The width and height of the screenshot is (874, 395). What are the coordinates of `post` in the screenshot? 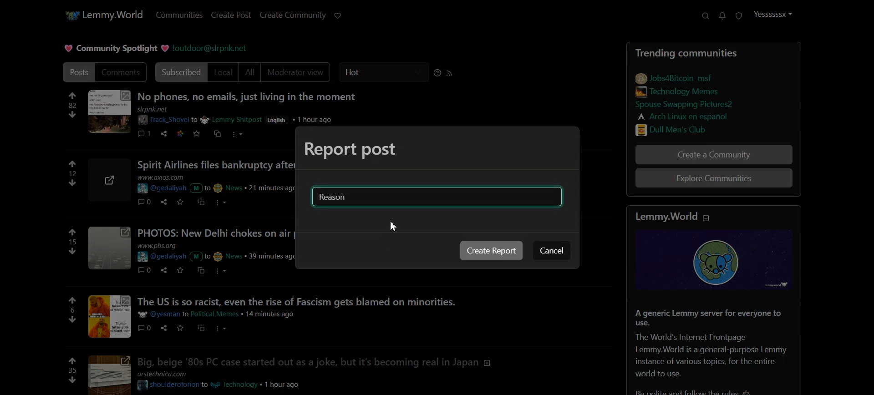 It's located at (320, 299).